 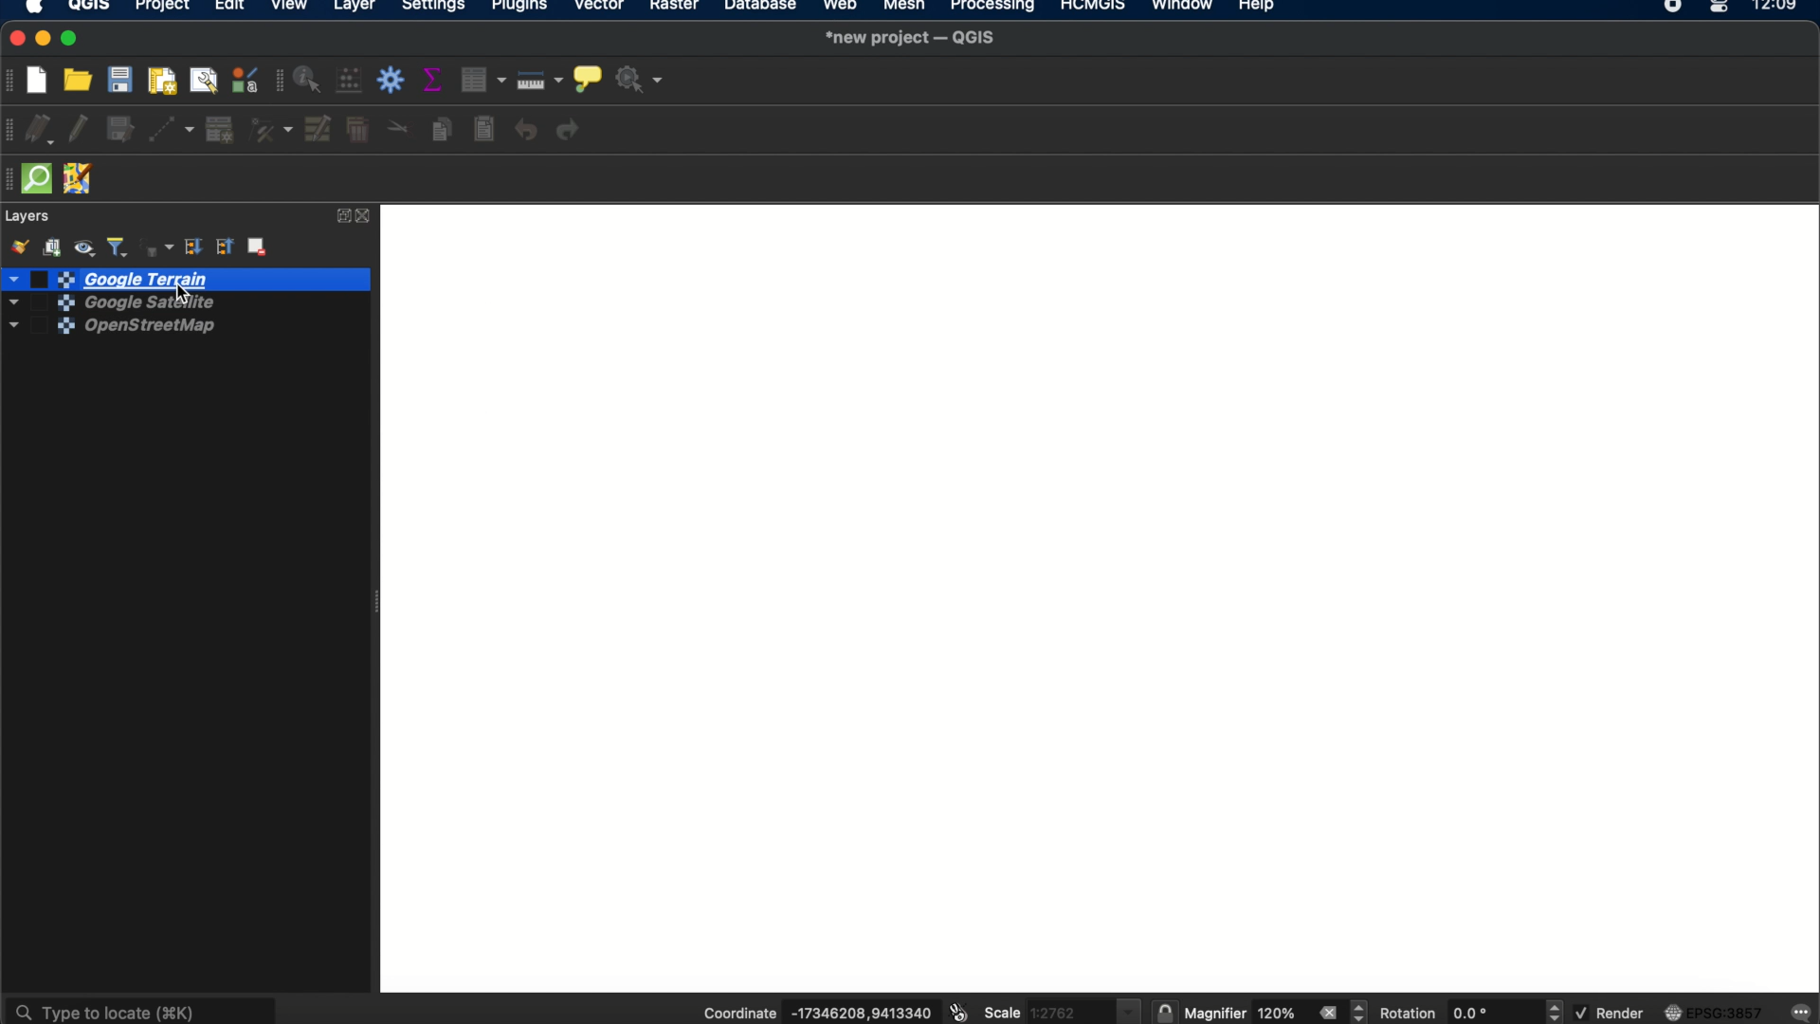 What do you see at coordinates (79, 131) in the screenshot?
I see `toggle editing` at bounding box center [79, 131].